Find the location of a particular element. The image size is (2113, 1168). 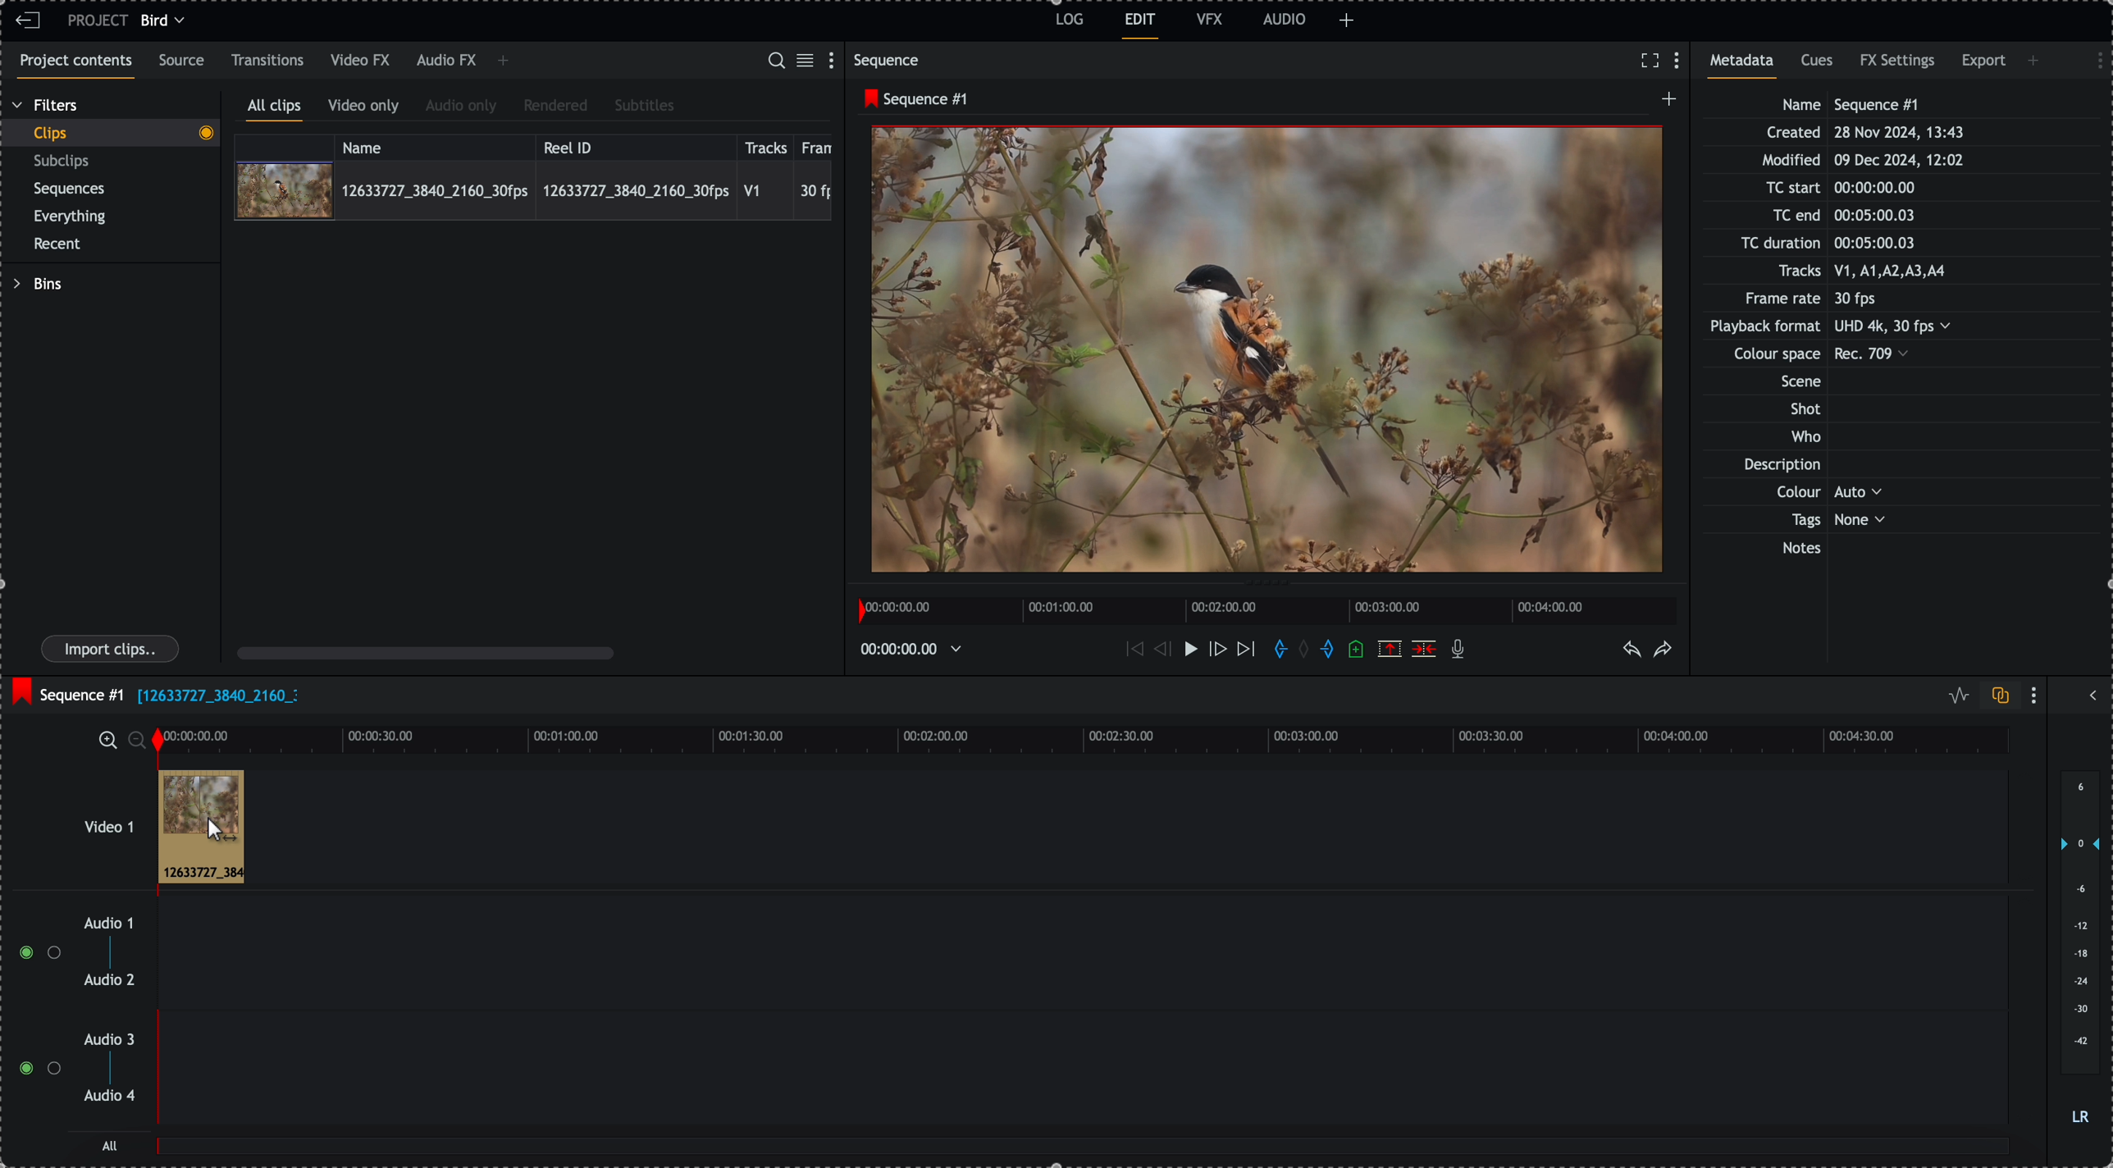

recent is located at coordinates (61, 245).